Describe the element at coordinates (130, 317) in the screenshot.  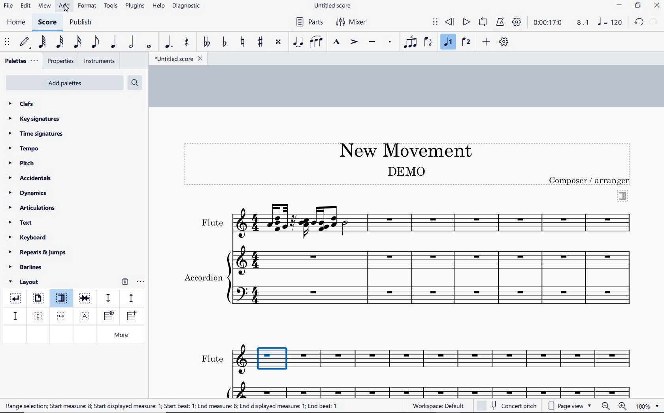
I see `insert one measure before selection` at that location.